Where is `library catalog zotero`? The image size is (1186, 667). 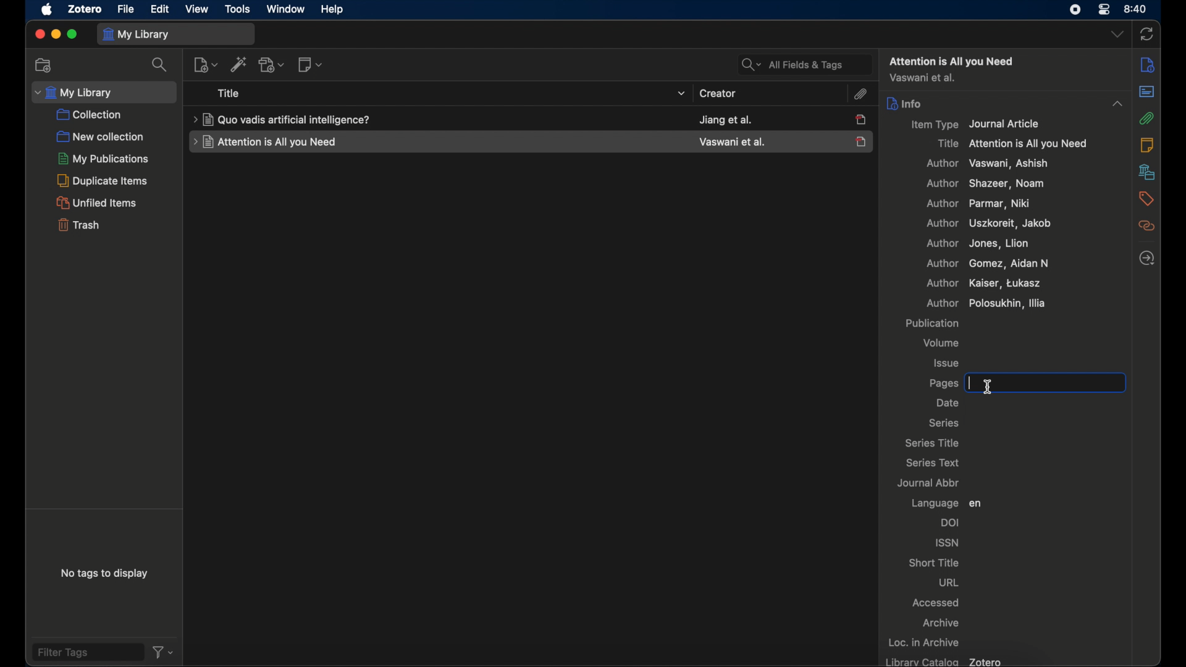 library catalog zotero is located at coordinates (945, 661).